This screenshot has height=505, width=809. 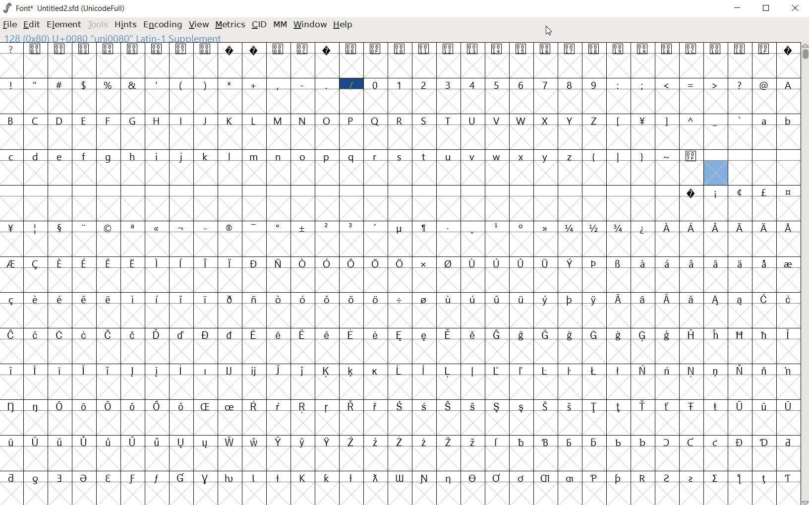 I want to click on glyph, so click(x=132, y=228).